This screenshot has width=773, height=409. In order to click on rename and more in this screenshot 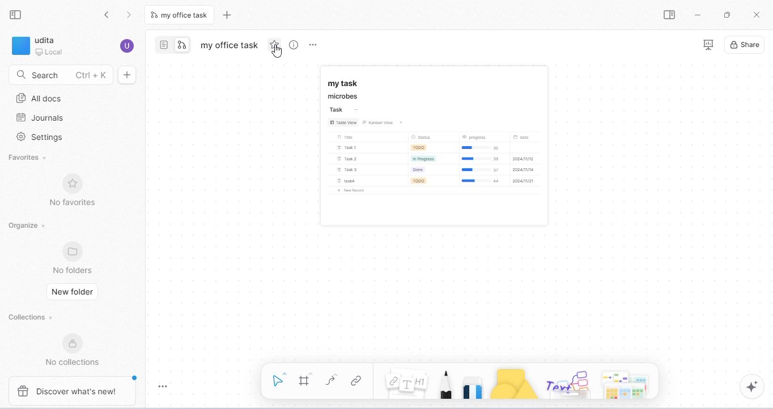, I will do `click(313, 45)`.